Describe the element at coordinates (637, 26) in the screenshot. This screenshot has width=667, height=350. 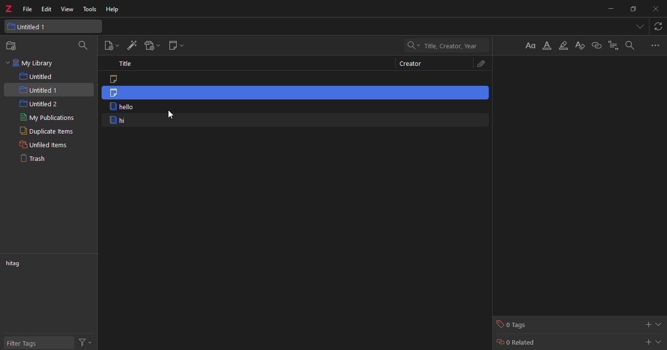
I see `tab` at that location.